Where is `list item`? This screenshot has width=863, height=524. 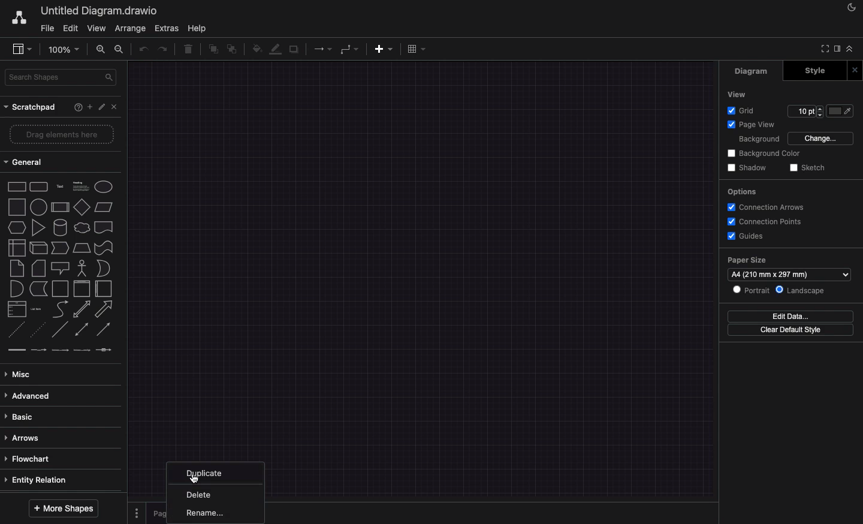
list item is located at coordinates (35, 309).